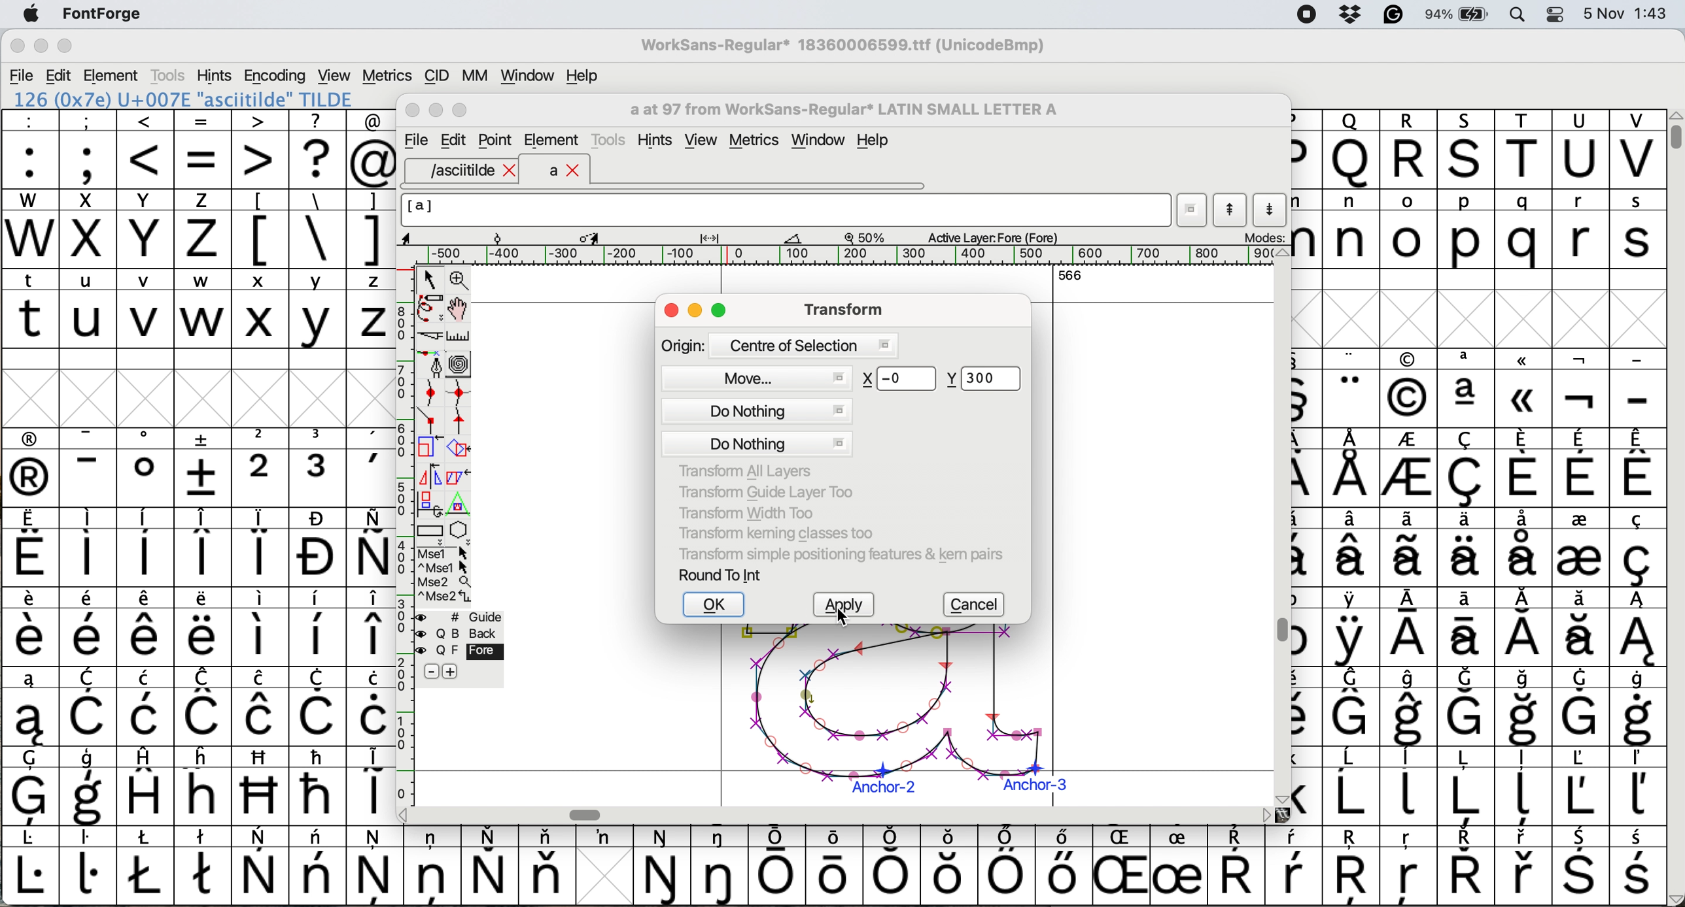  Describe the element at coordinates (1581, 867) in the screenshot. I see `symbol` at that location.